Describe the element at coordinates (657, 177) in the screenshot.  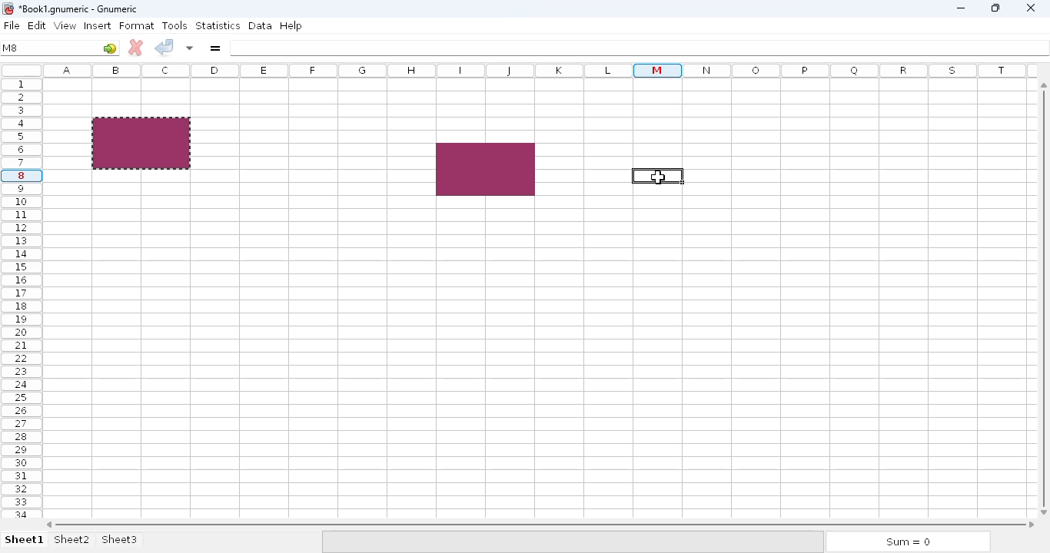
I see `cursor` at that location.